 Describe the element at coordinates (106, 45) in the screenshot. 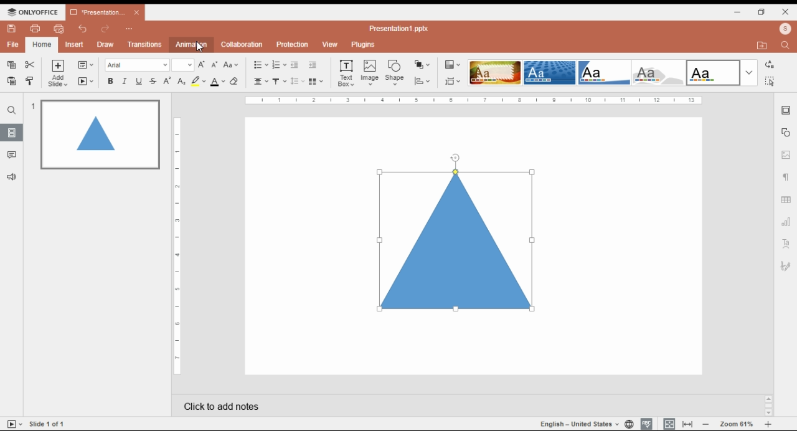

I see `draw` at that location.